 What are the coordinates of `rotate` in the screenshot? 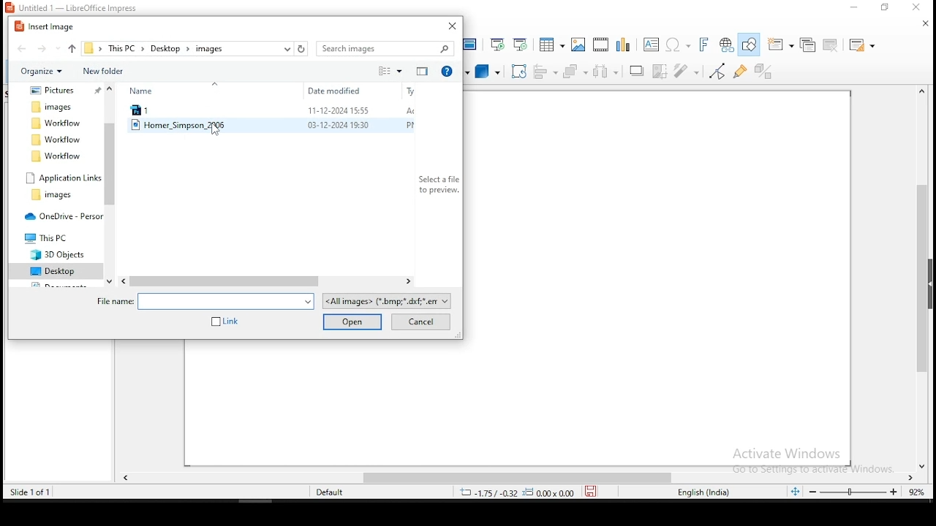 It's located at (518, 70).